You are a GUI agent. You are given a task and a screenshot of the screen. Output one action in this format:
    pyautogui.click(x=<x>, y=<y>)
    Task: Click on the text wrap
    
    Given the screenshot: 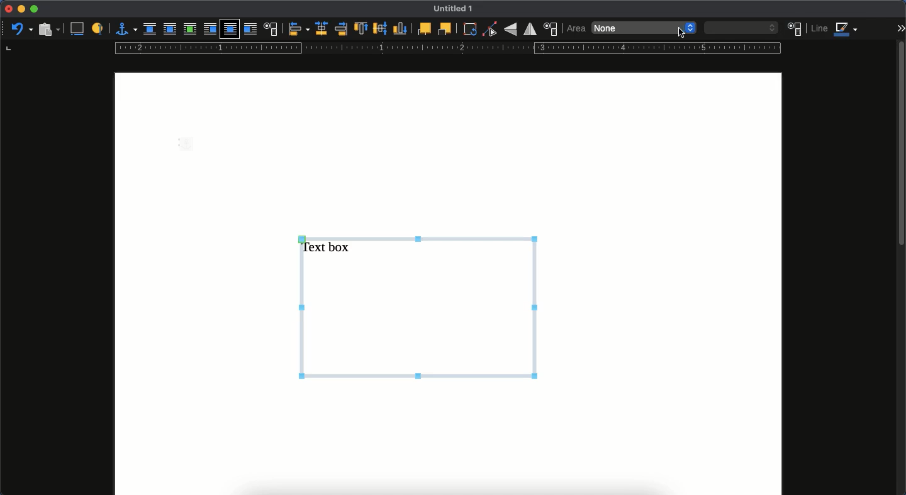 What is the action you would take?
    pyautogui.click(x=272, y=29)
    